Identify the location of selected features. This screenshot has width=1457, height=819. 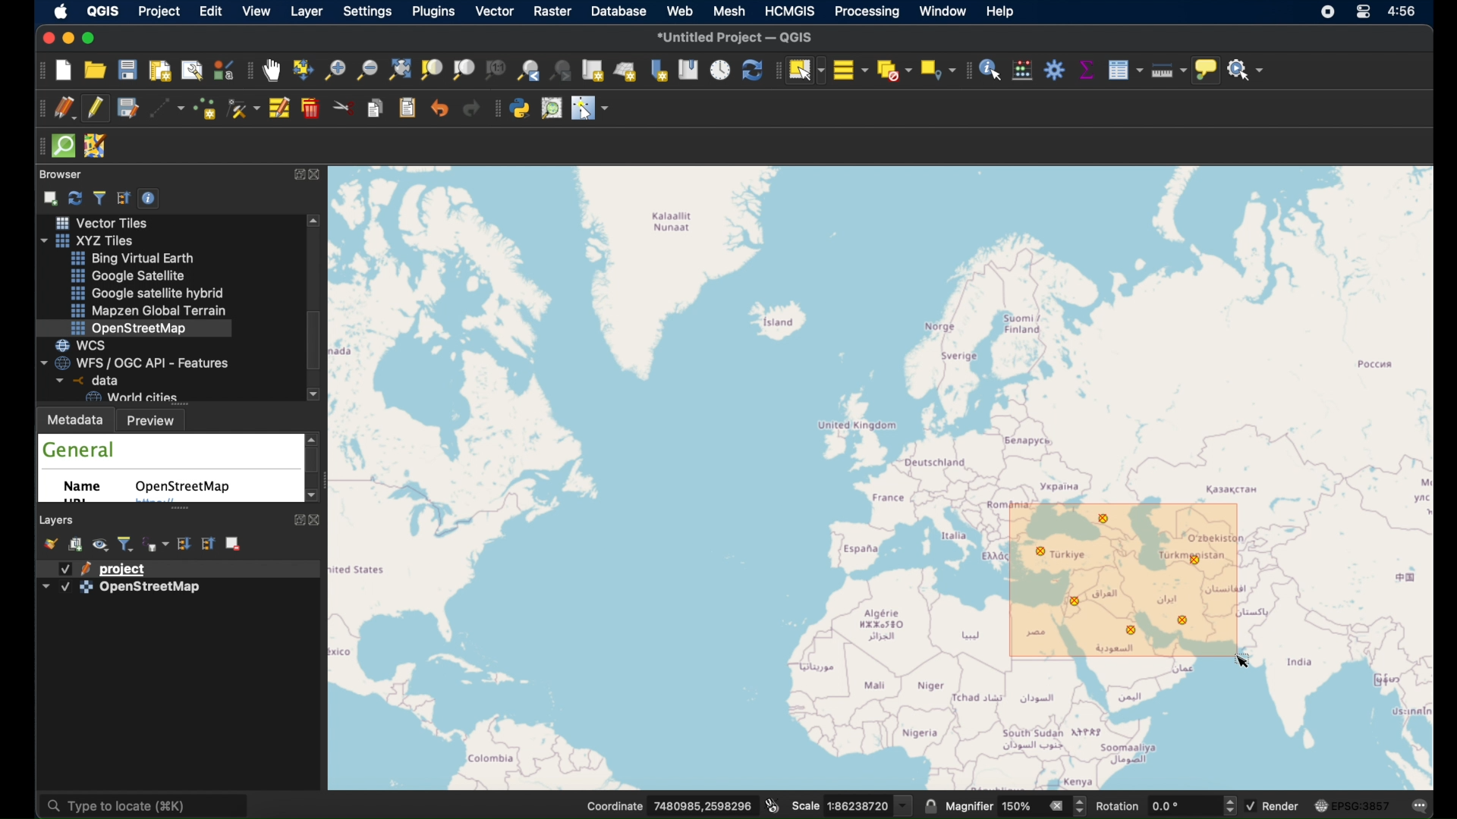
(1128, 577).